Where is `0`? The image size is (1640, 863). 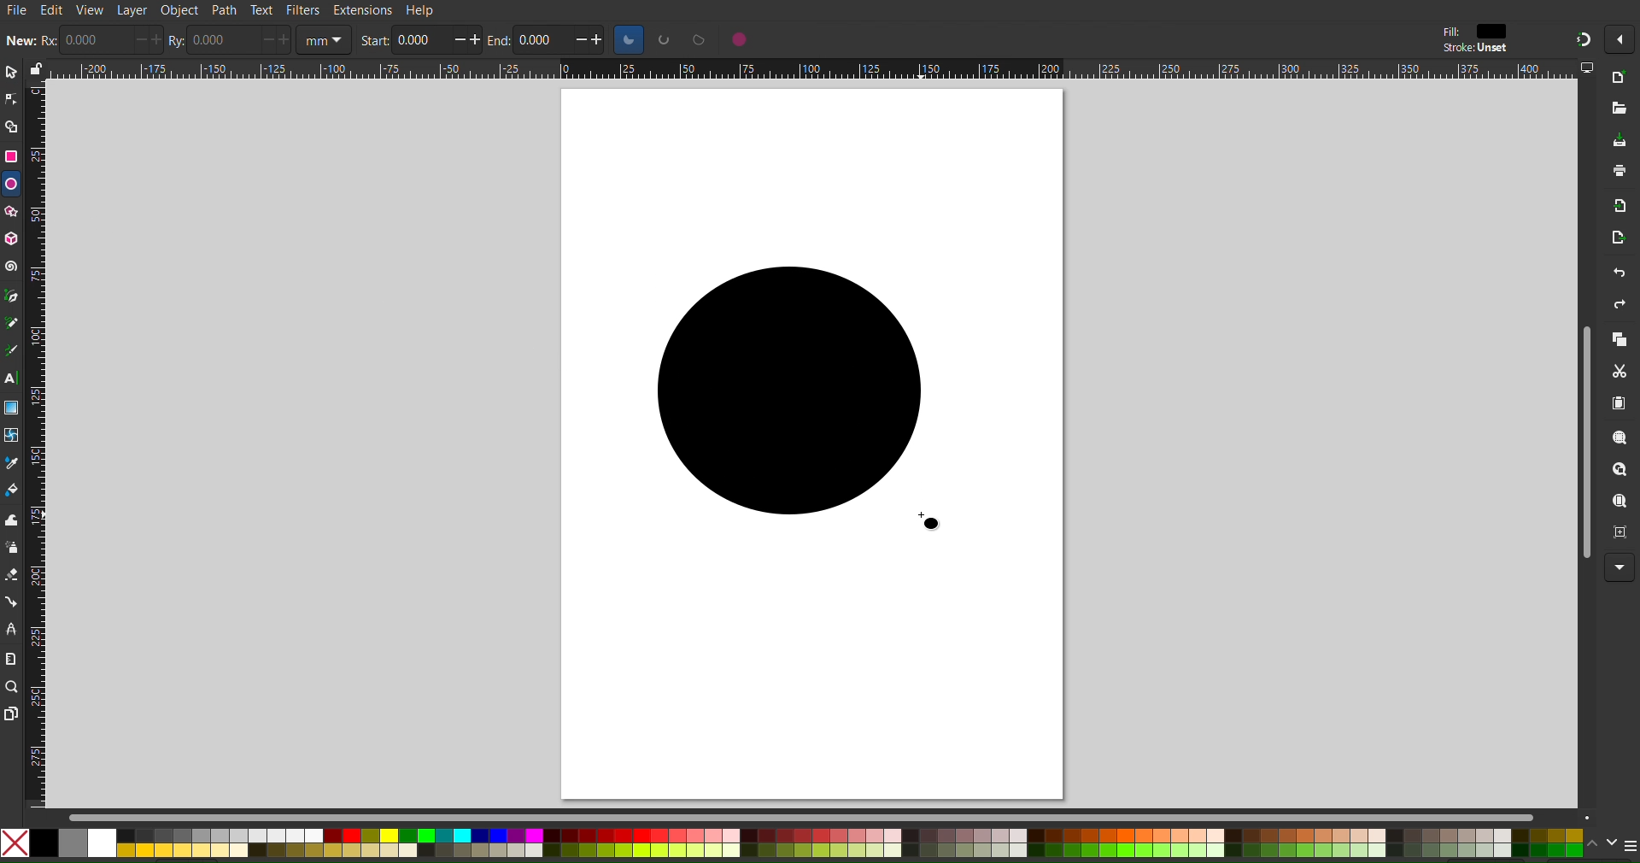 0 is located at coordinates (420, 39).